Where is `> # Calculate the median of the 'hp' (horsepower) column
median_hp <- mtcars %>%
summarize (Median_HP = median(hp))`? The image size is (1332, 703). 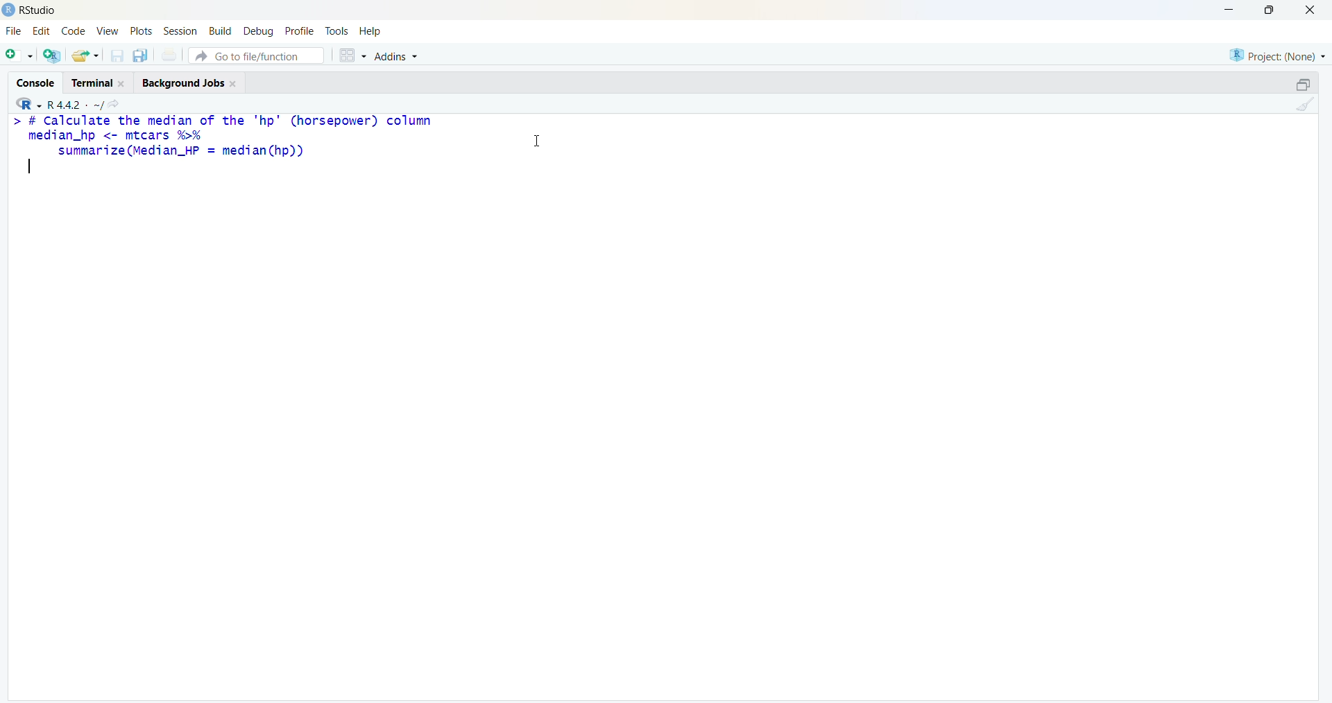
> # Calculate the median of the 'hp' (horsepower) column
median_hp <- mtcars %>%
summarize (Median_HP = median(hp)) is located at coordinates (225, 137).